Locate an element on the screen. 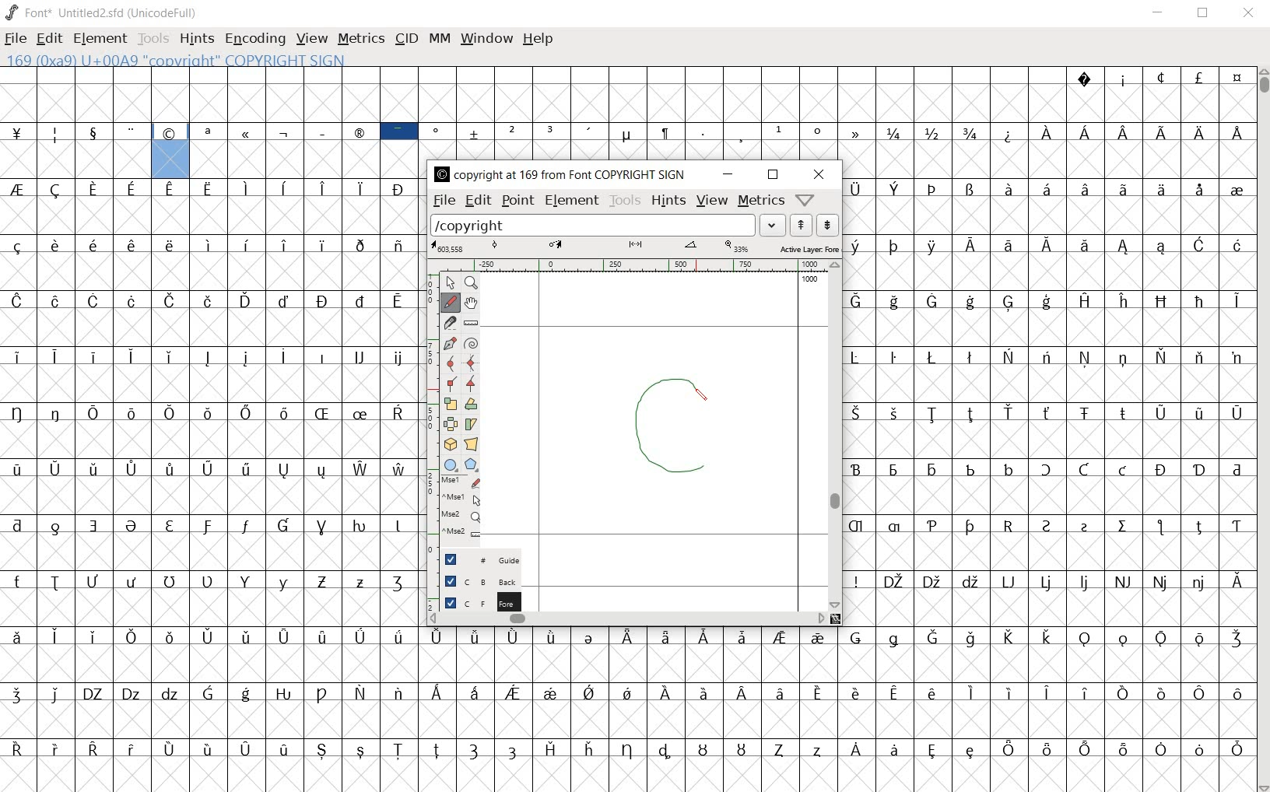  169 (0x9a) U+00A9 "copyright" COPYRIGHT SIGN is located at coordinates (182, 59).